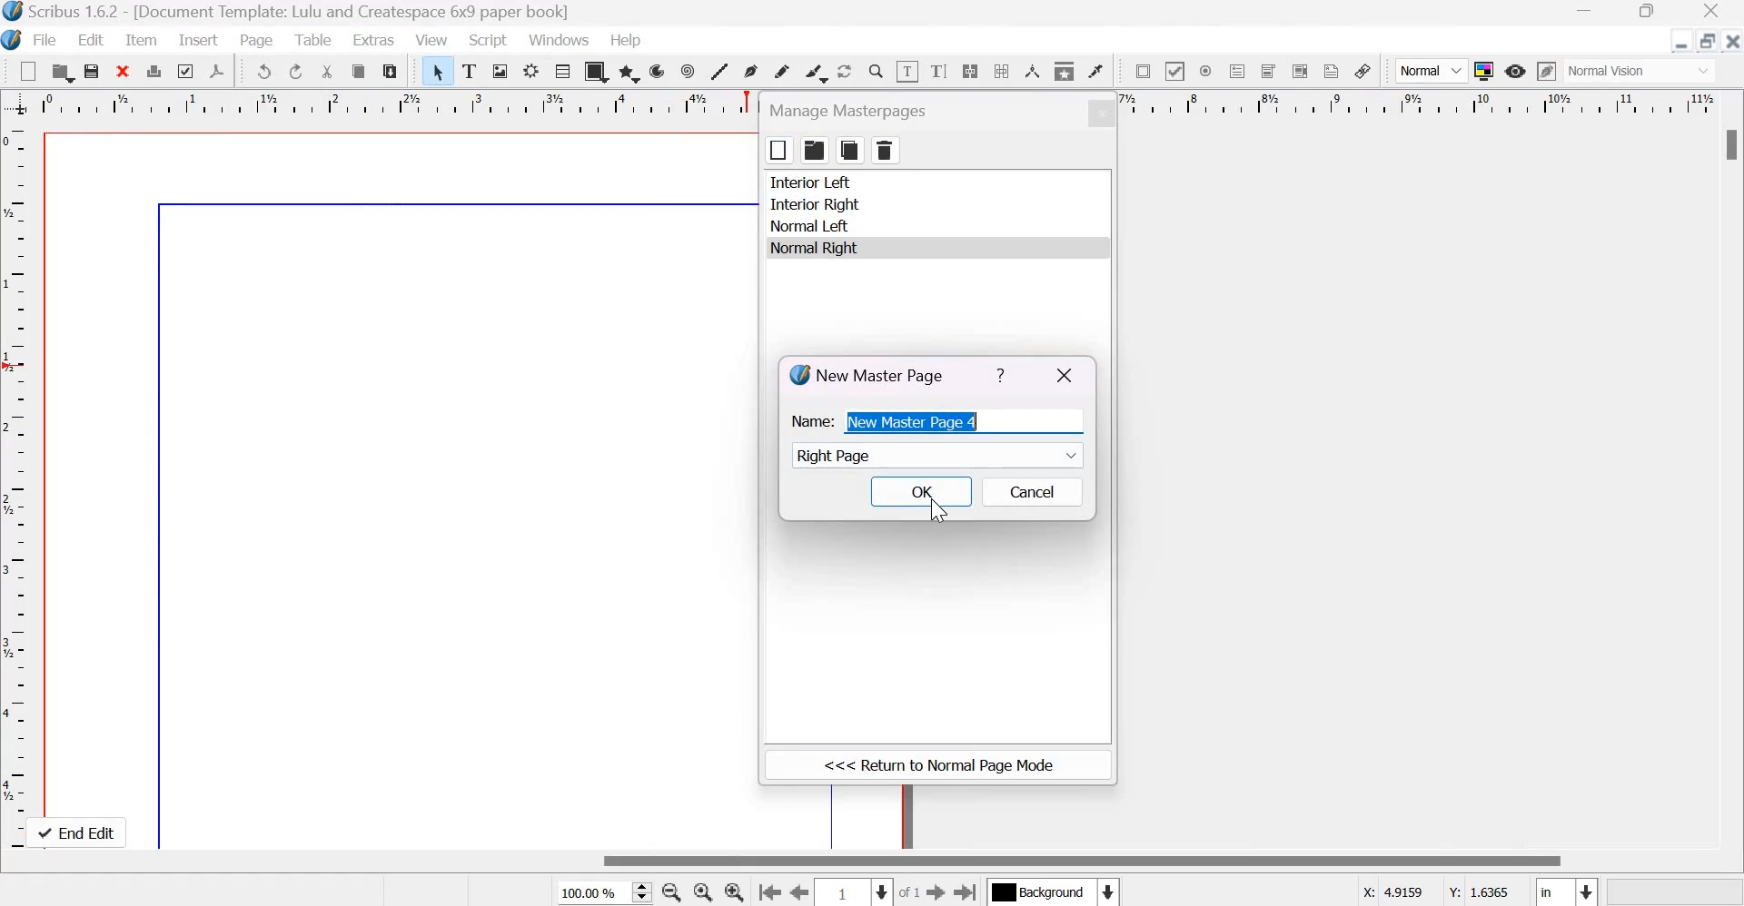 This screenshot has height=906, width=1744. What do you see at coordinates (1056, 891) in the screenshot?
I see `Select the current layer` at bounding box center [1056, 891].